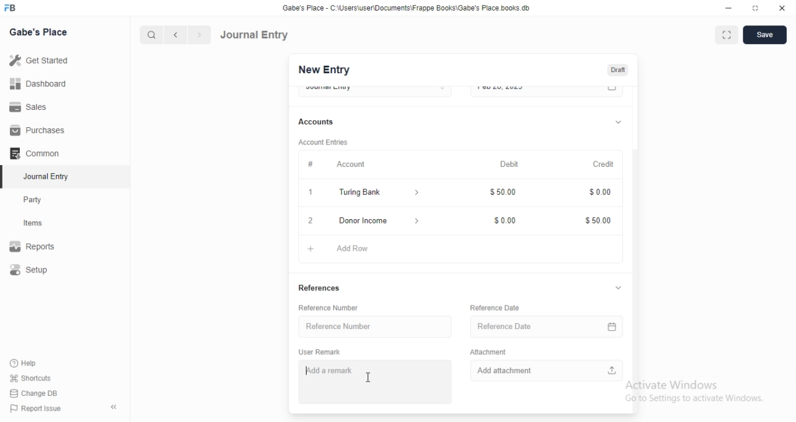  I want to click on donor income, so click(377, 220).